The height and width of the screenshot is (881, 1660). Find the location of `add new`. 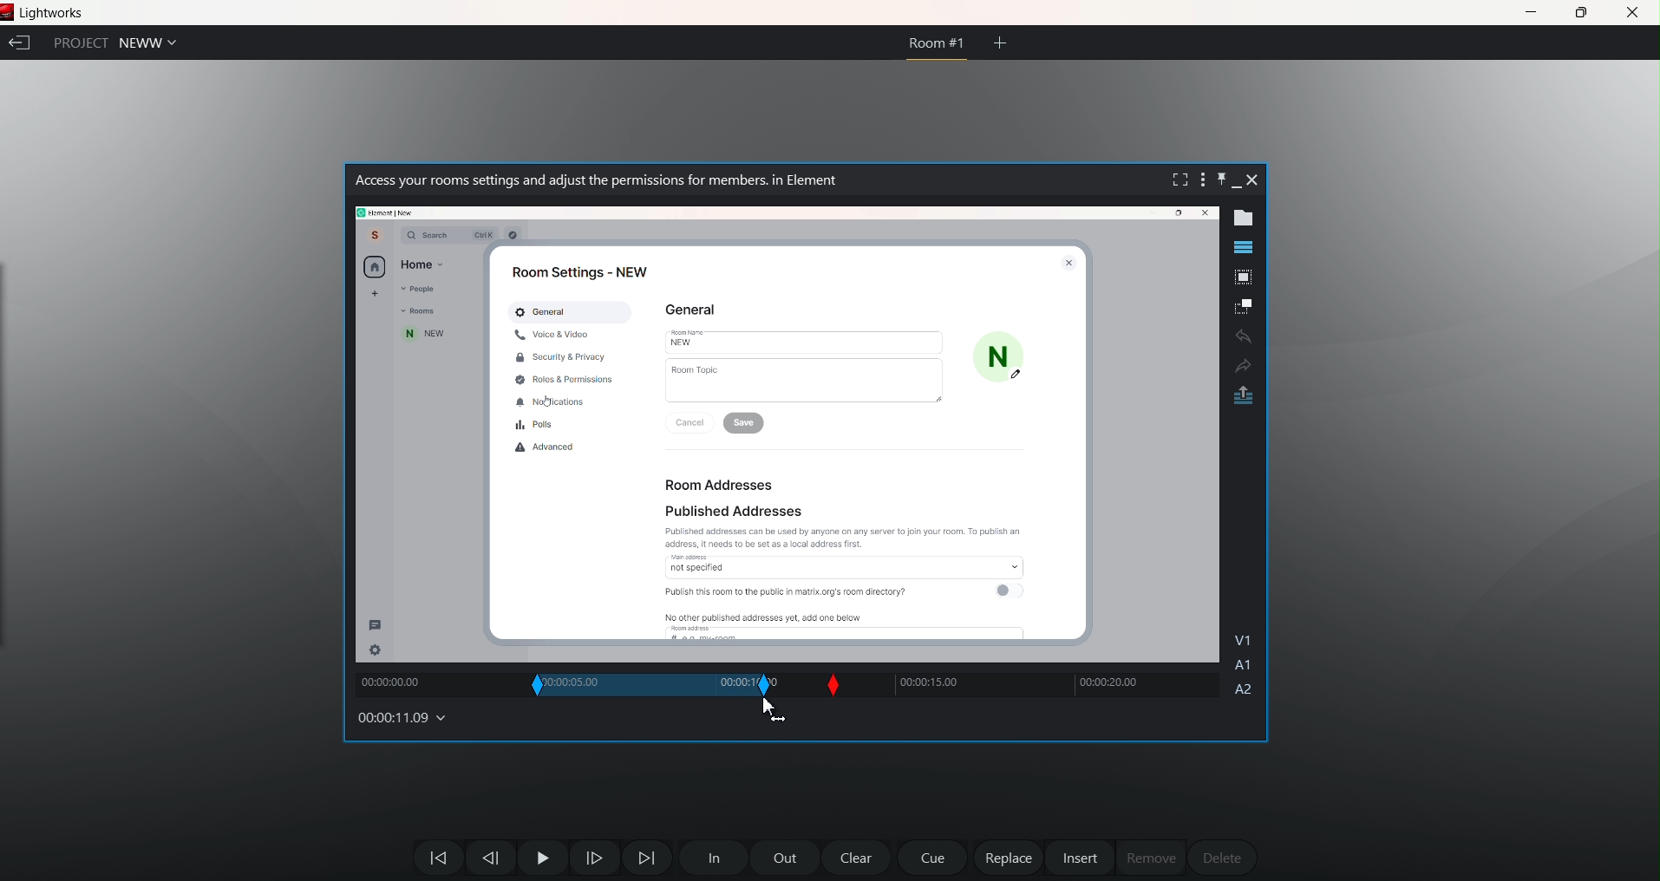

add new is located at coordinates (373, 295).